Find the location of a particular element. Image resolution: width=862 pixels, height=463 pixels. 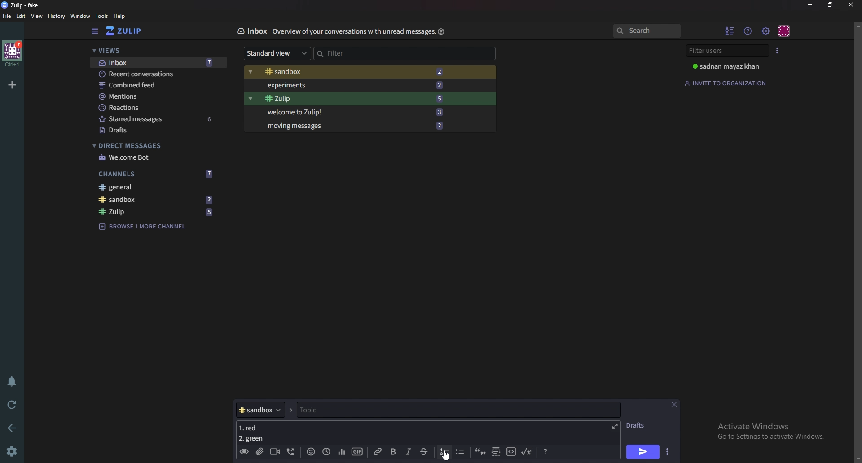

close message is located at coordinates (674, 404).